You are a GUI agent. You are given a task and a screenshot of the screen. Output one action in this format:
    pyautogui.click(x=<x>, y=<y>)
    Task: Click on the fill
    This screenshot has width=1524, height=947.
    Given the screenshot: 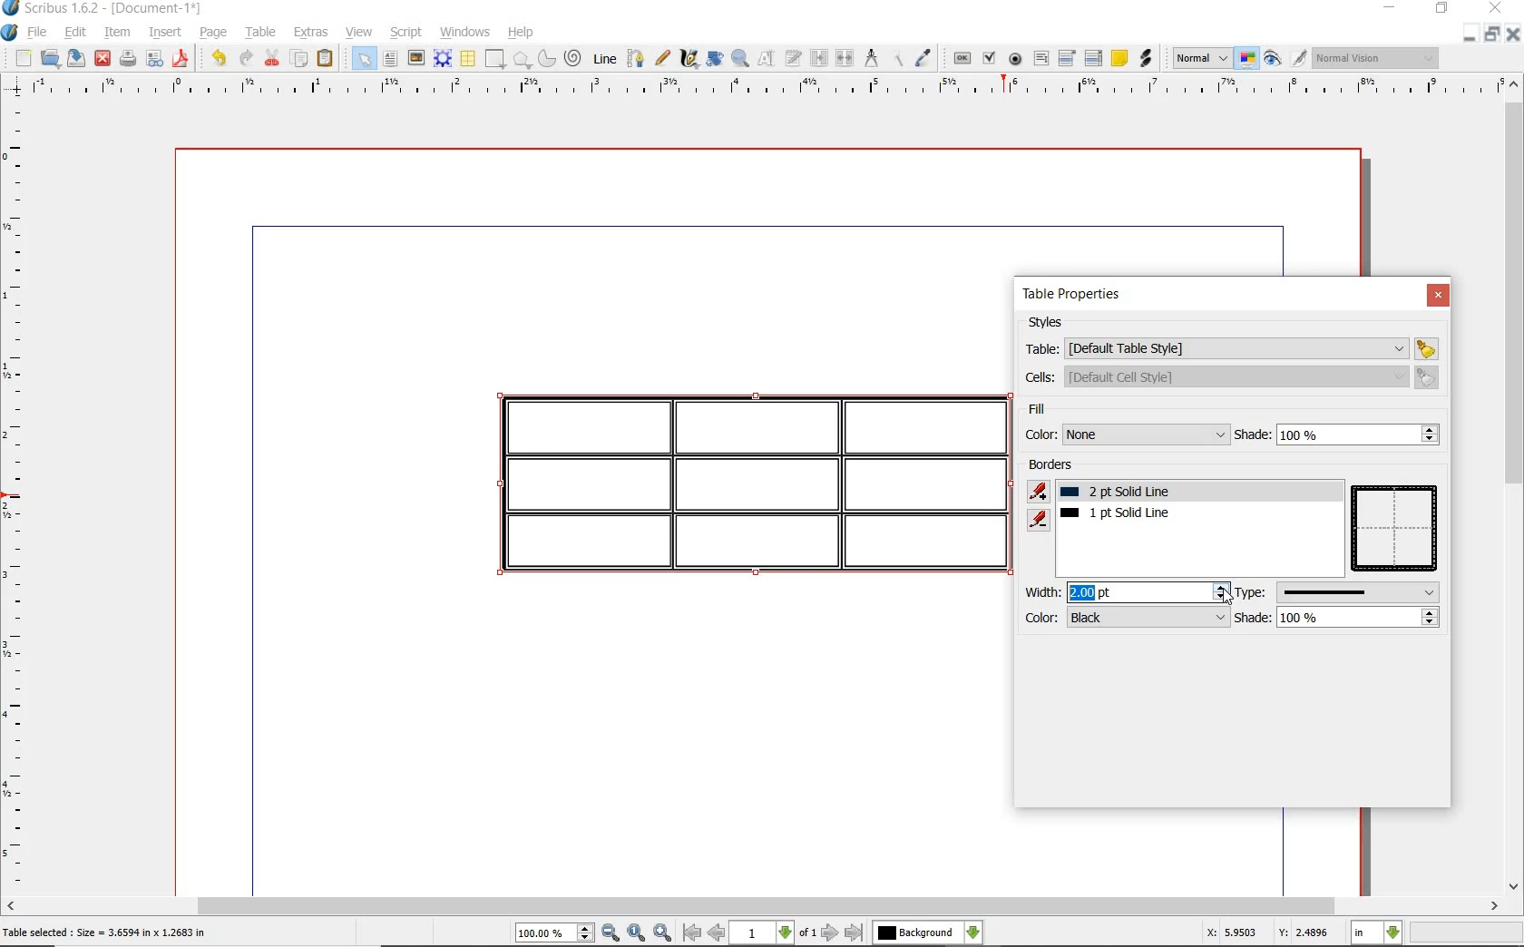 What is the action you would take?
    pyautogui.click(x=1062, y=411)
    